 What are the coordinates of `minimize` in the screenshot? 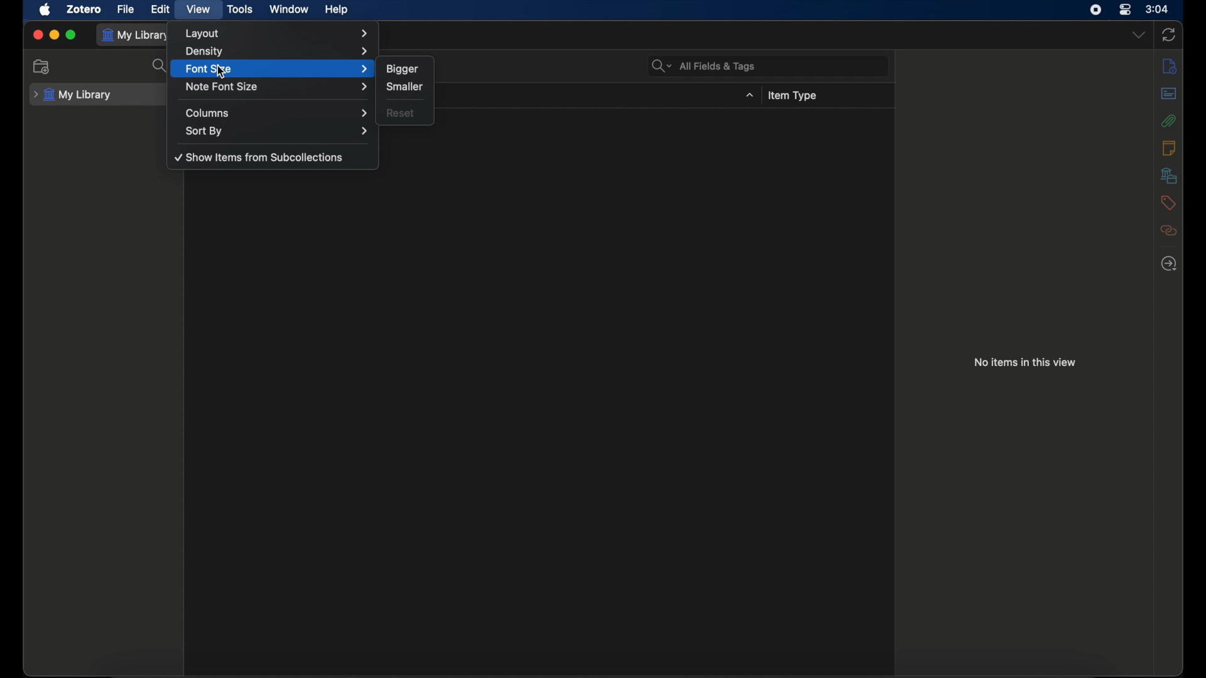 It's located at (55, 35).